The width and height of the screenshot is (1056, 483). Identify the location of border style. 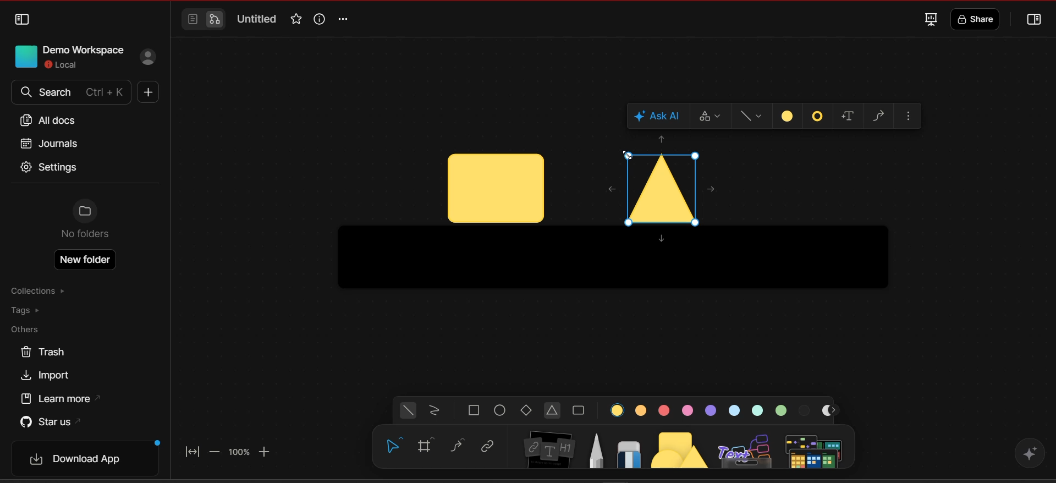
(818, 117).